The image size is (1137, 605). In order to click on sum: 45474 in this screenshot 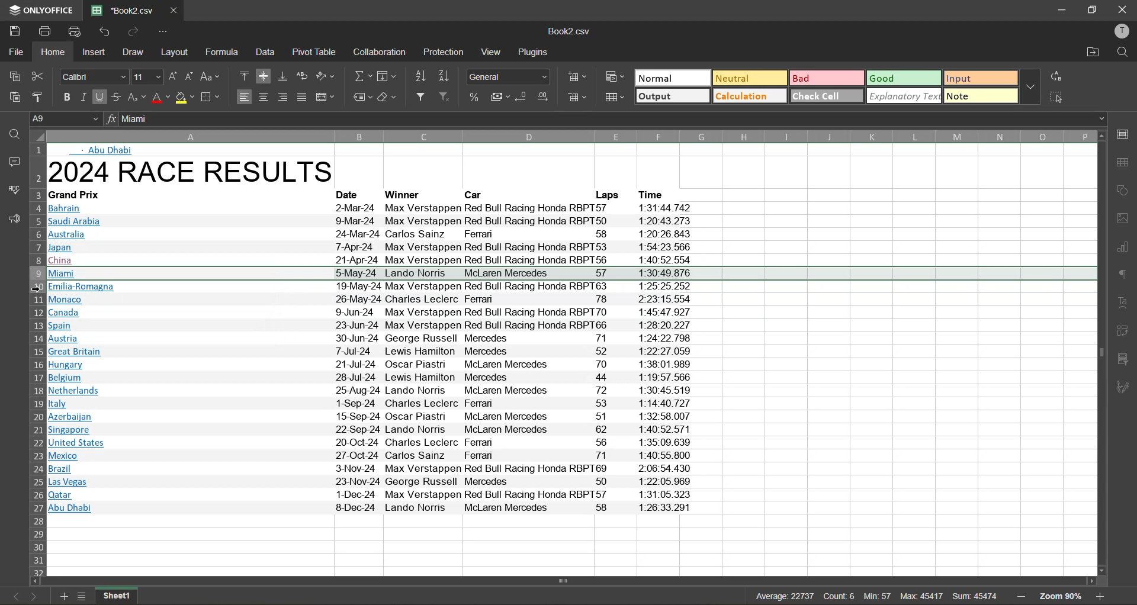, I will do `click(977, 597)`.